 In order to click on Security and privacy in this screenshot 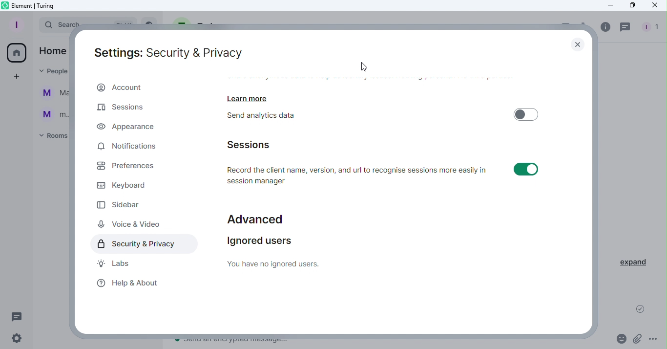, I will do `click(142, 243)`.